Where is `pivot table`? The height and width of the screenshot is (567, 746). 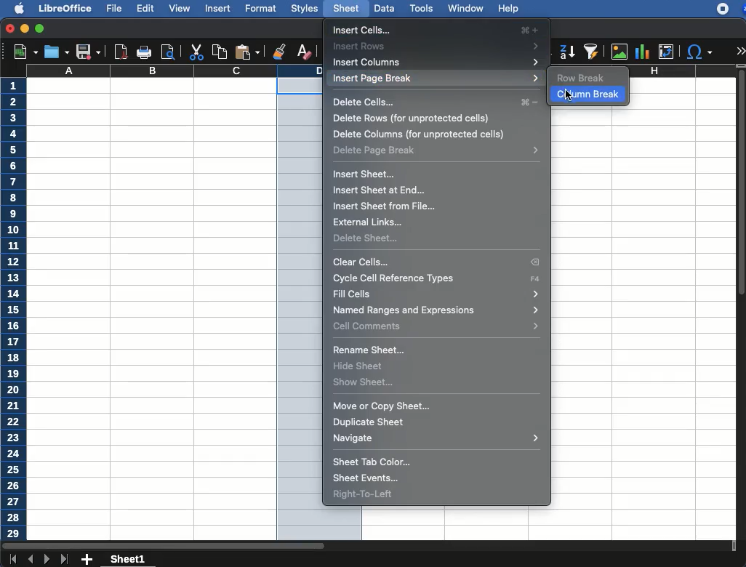 pivot table is located at coordinates (666, 52).